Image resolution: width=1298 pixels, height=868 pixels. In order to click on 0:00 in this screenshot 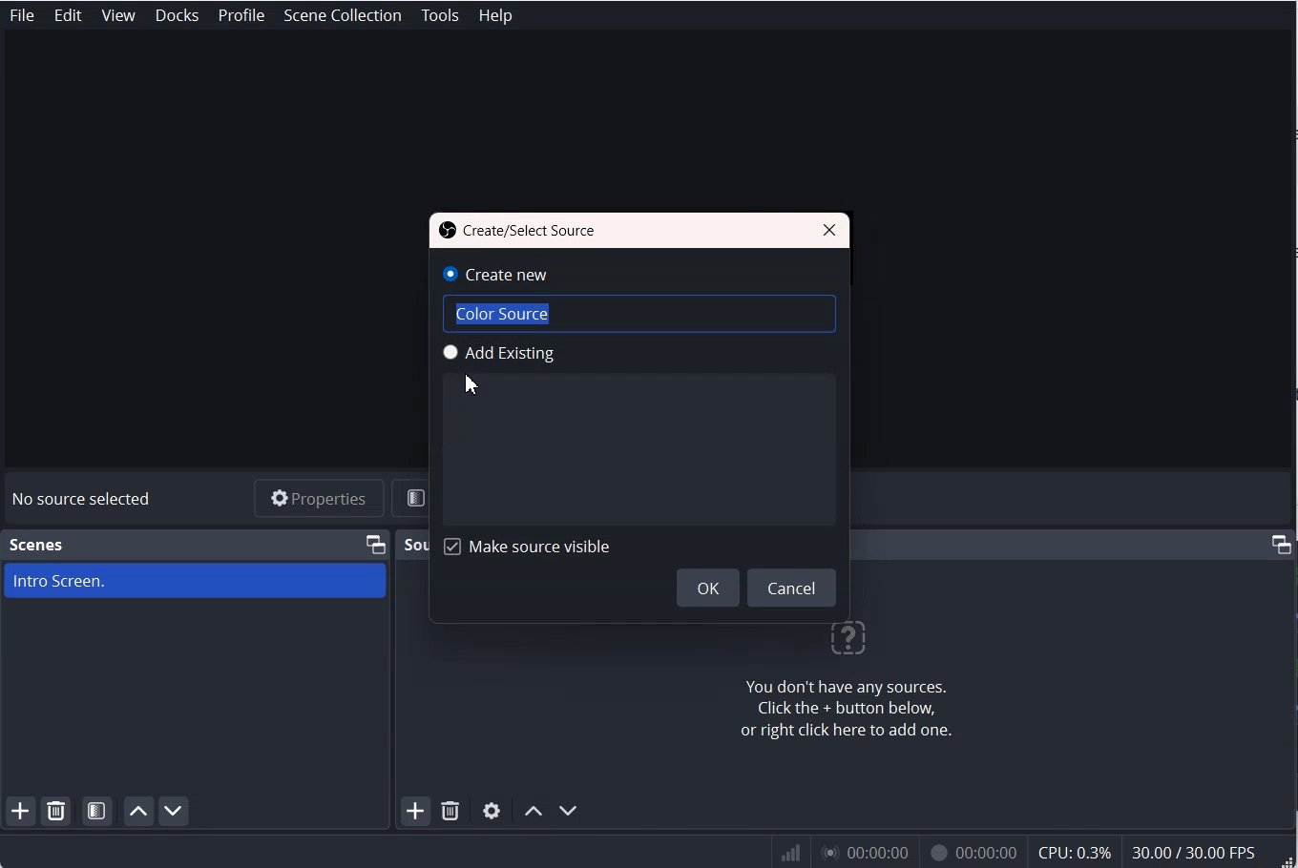, I will do `click(863, 855)`.